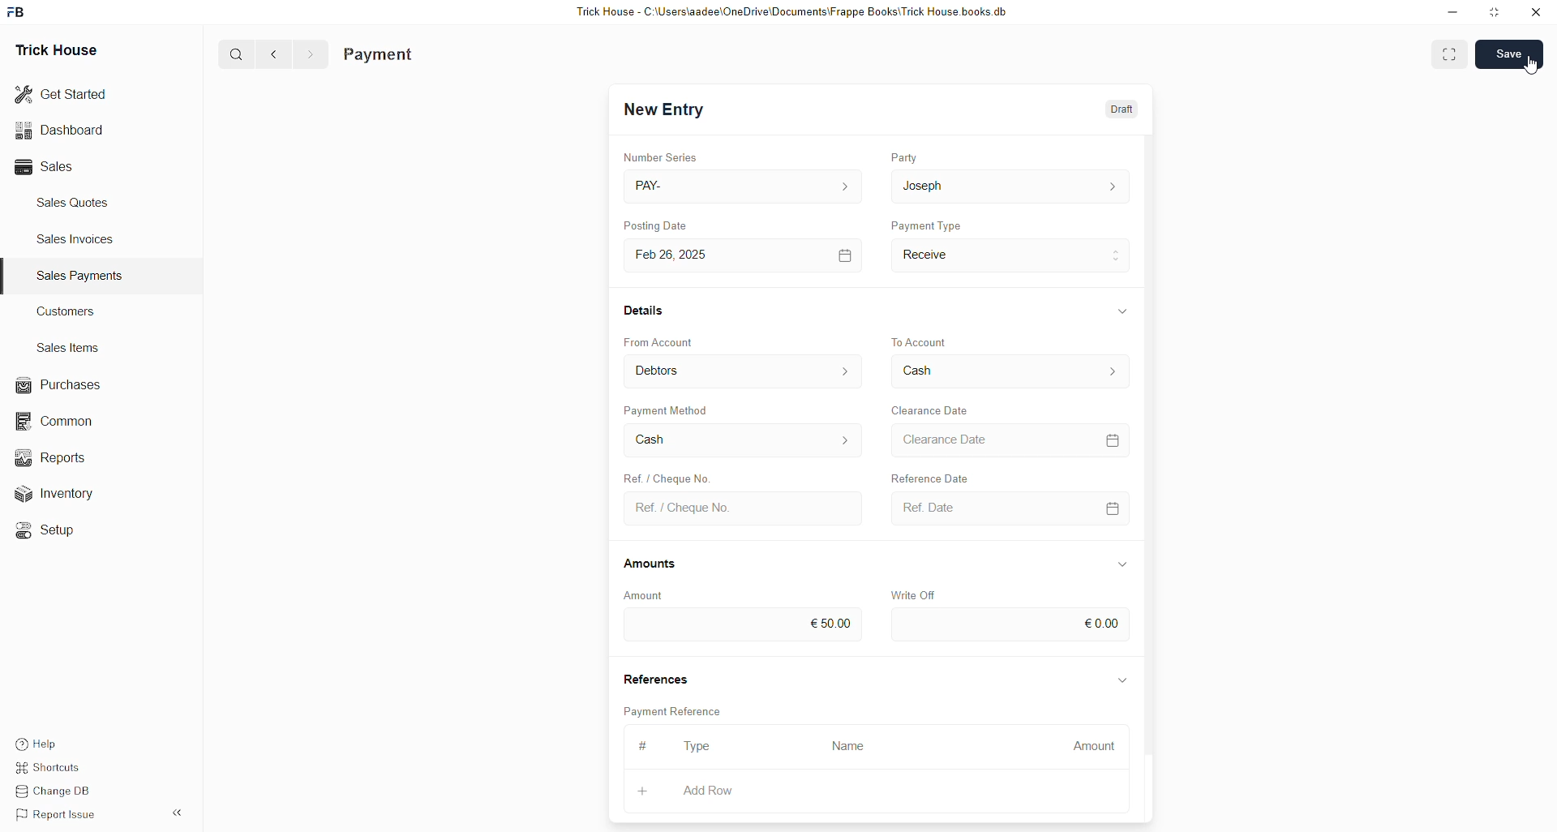 This screenshot has width=1557, height=832. Describe the element at coordinates (931, 410) in the screenshot. I see `Clearance Date` at that location.